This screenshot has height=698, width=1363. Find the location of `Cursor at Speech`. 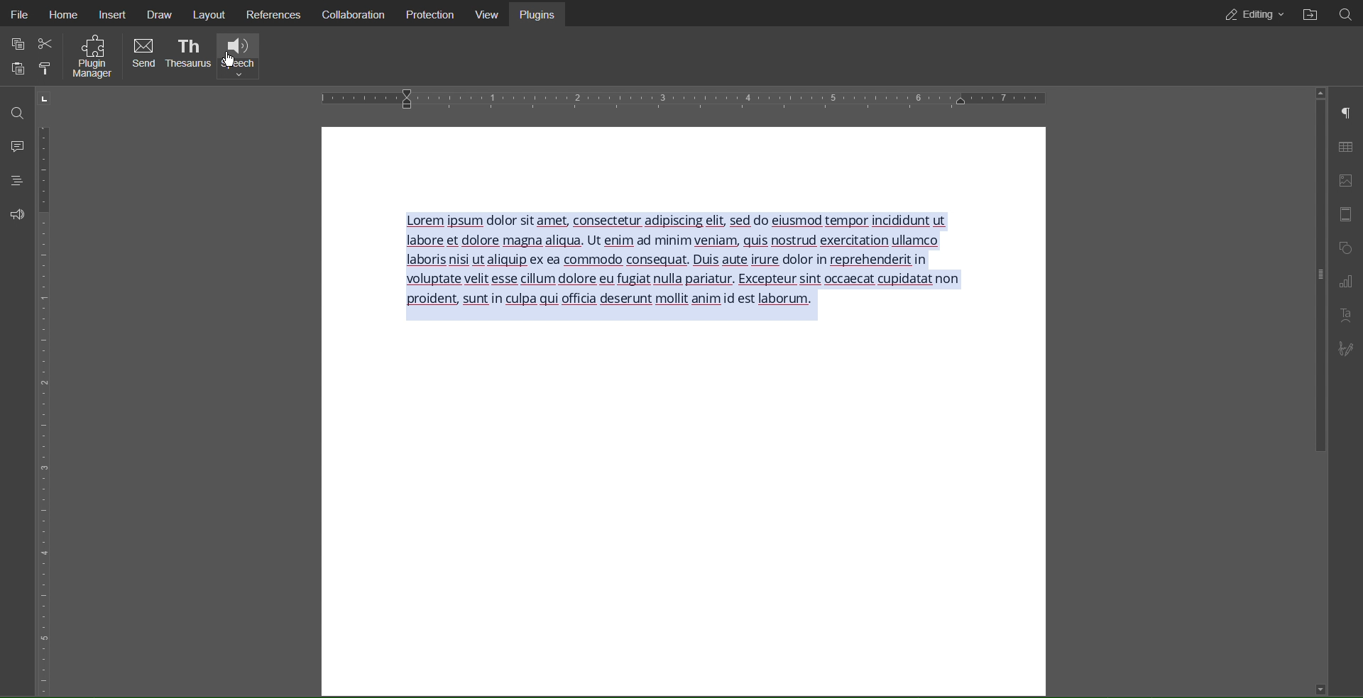

Cursor at Speech is located at coordinates (230, 61).